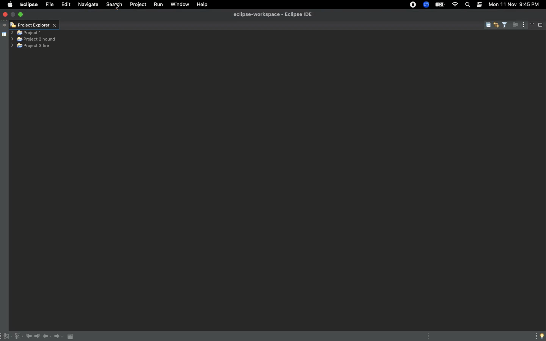 The image size is (546, 341). I want to click on Project 2 hound, so click(34, 39).